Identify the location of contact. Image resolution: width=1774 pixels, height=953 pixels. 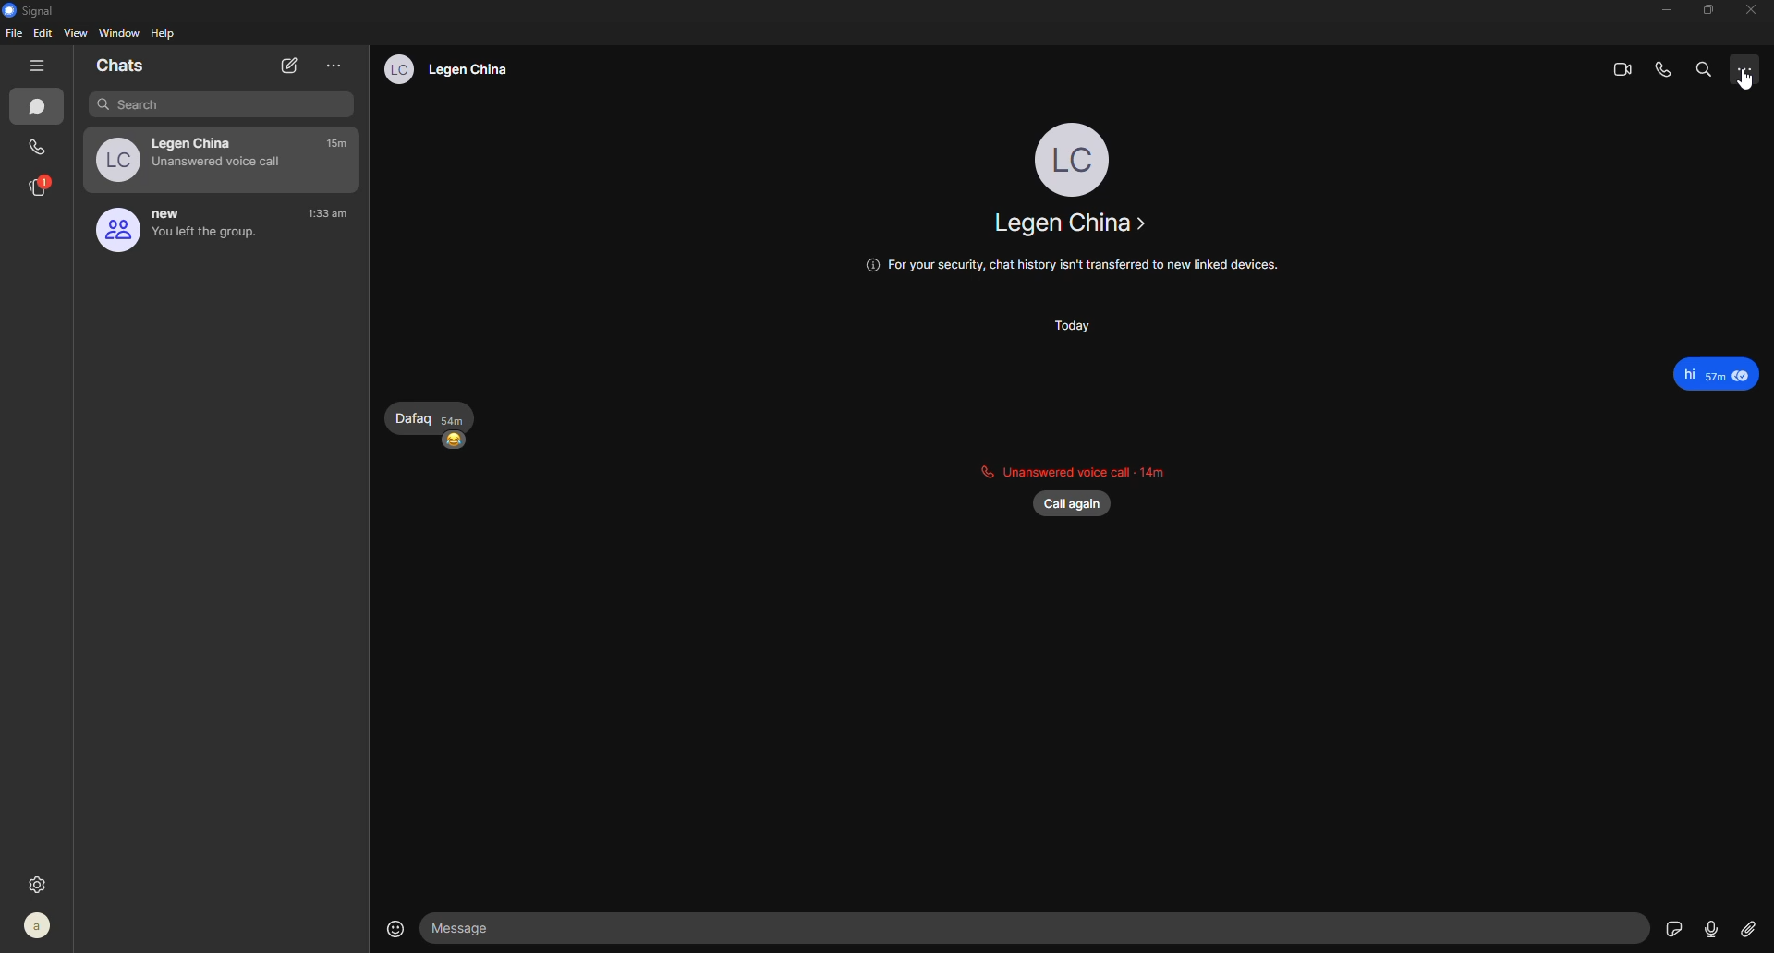
(1071, 227).